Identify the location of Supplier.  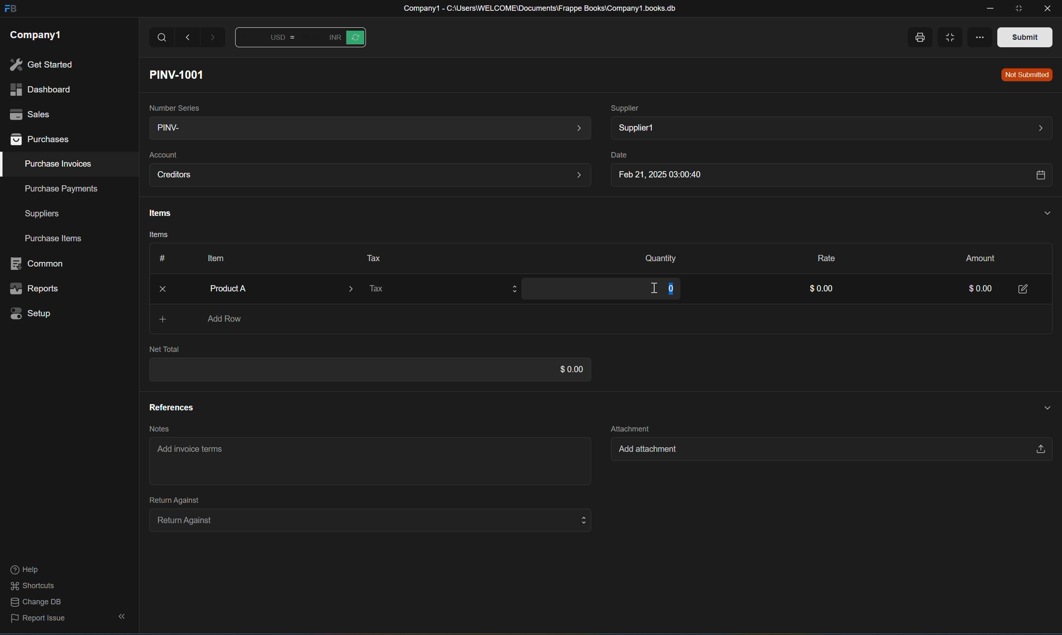
(626, 107).